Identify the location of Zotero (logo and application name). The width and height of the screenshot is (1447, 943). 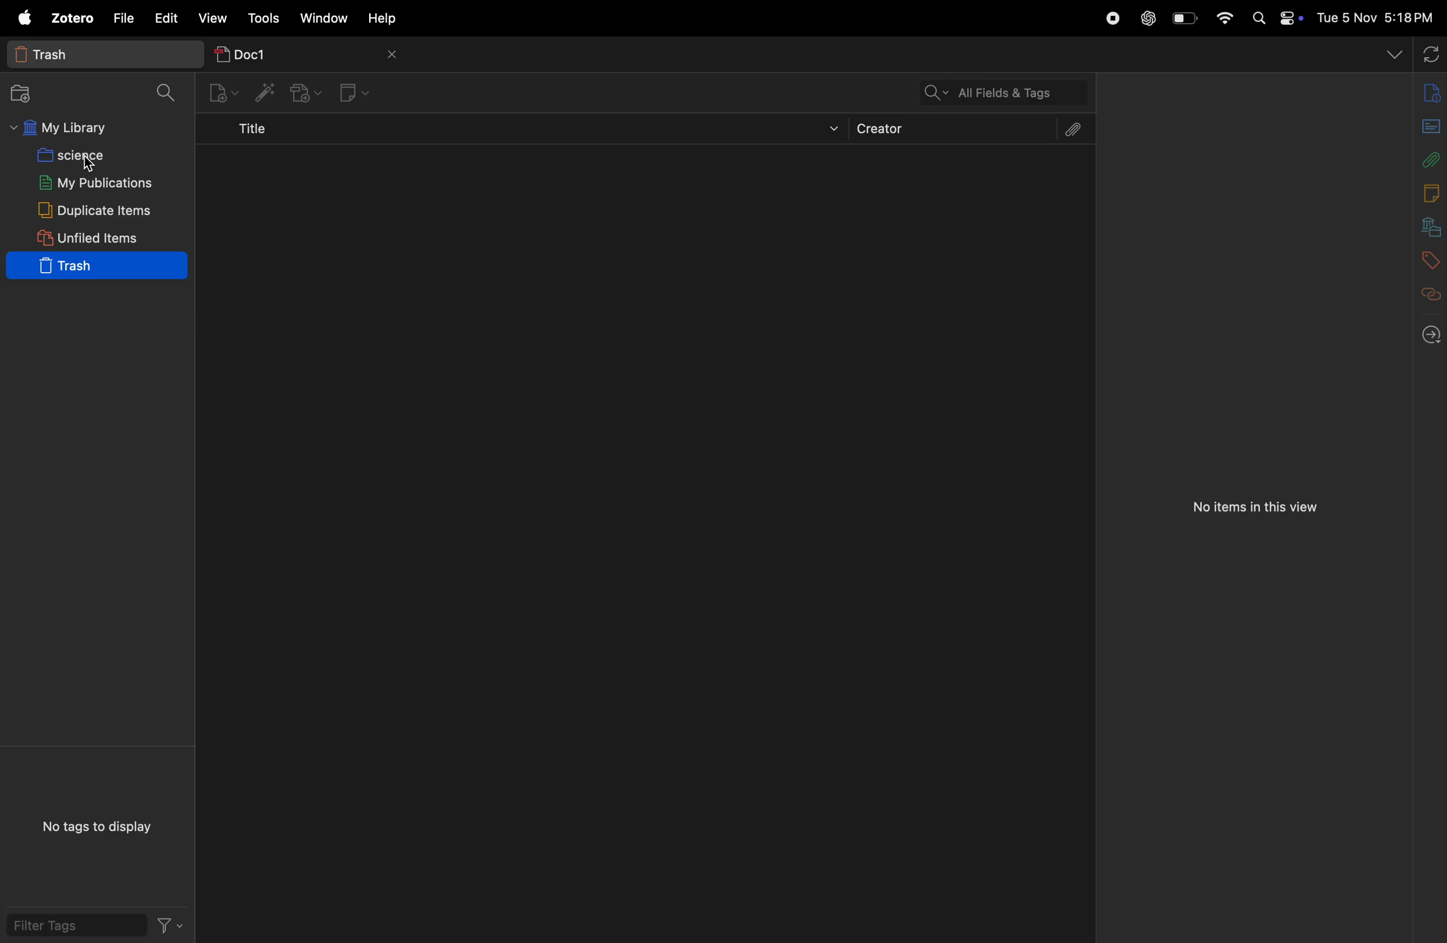
(54, 18).